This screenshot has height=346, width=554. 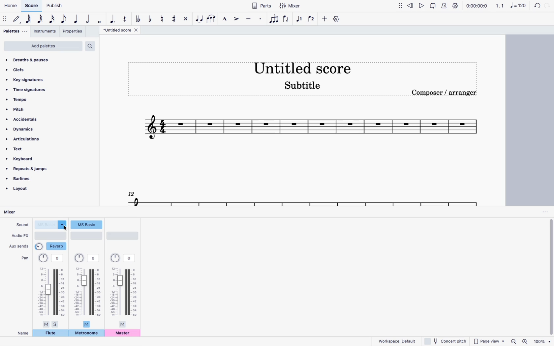 I want to click on eight note, so click(x=64, y=20).